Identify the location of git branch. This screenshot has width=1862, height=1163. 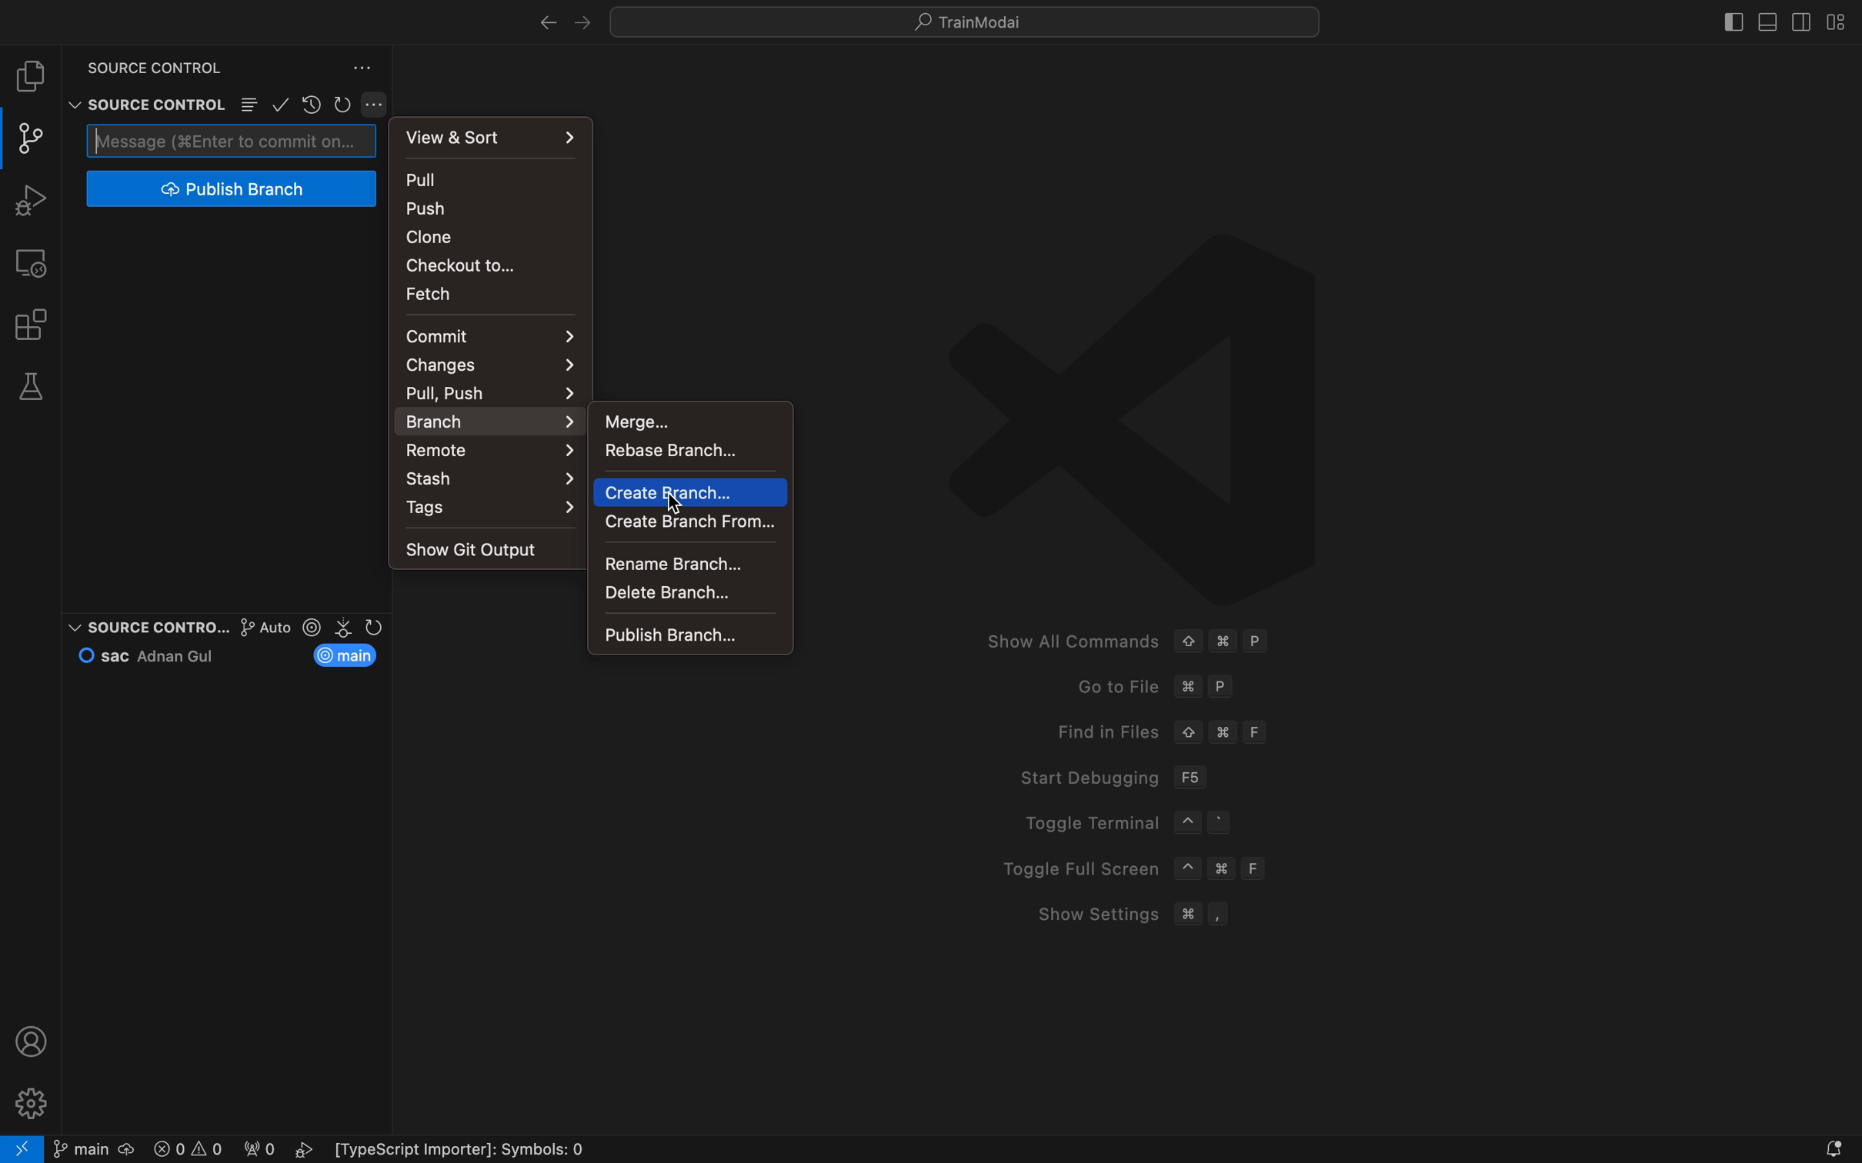
(92, 1148).